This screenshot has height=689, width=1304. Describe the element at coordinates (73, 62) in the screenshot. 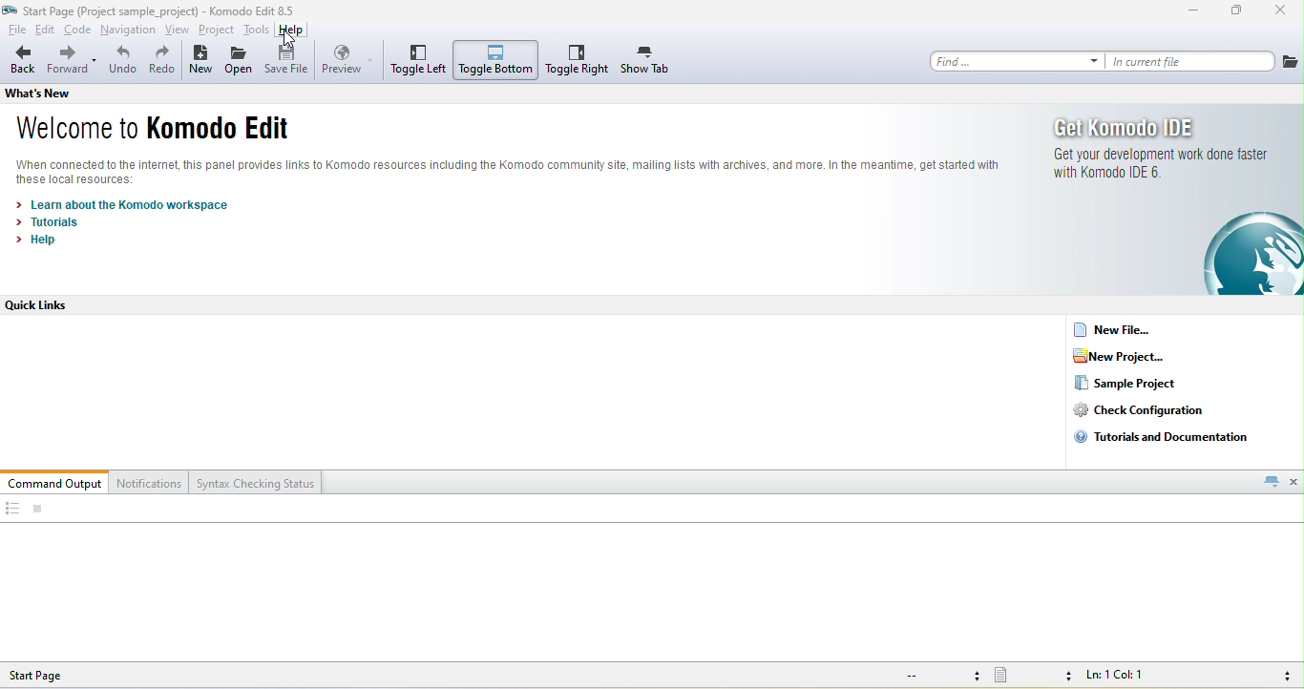

I see `forward` at that location.